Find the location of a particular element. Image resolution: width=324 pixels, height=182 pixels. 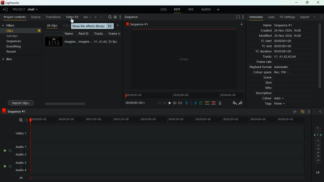

edit is located at coordinates (177, 10).